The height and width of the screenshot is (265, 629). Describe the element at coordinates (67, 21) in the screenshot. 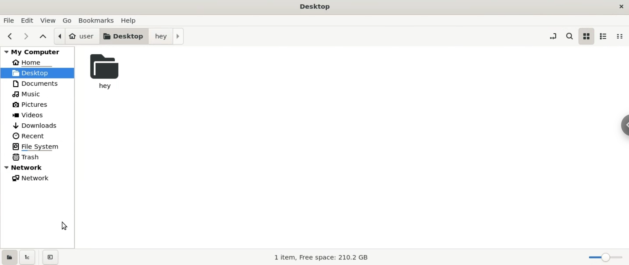

I see `go ` at that location.